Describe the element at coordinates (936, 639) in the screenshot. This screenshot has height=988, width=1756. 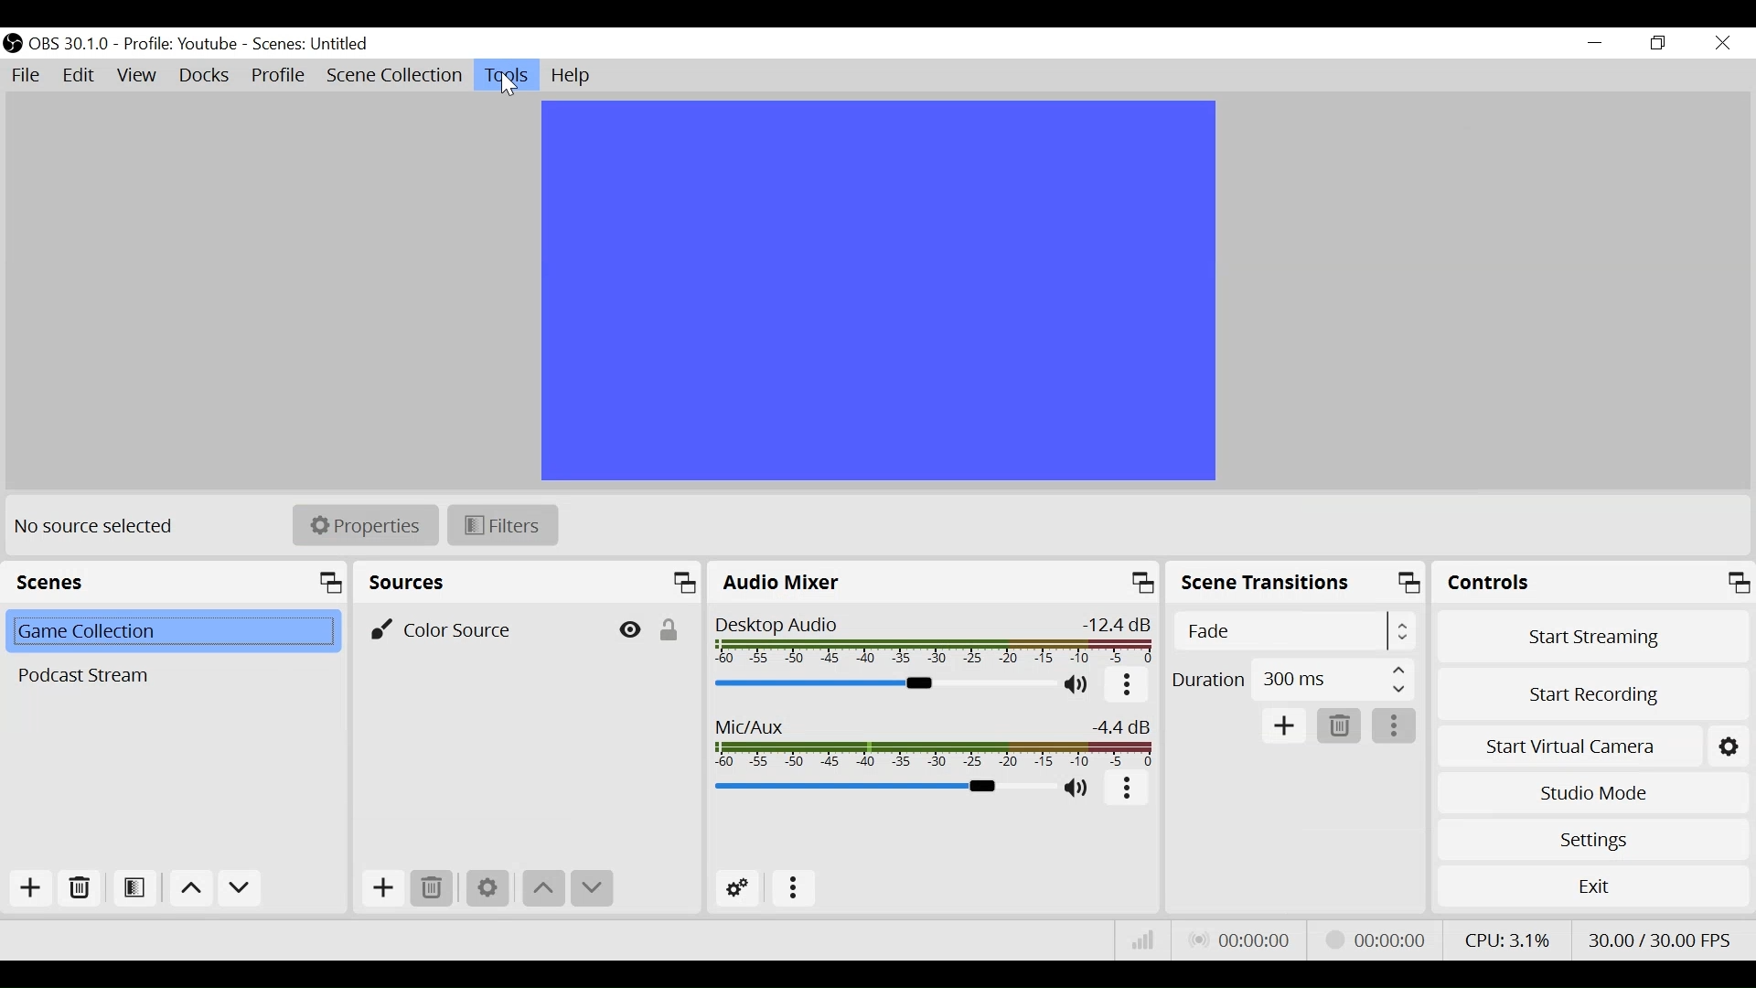
I see `Desktop Audio` at that location.